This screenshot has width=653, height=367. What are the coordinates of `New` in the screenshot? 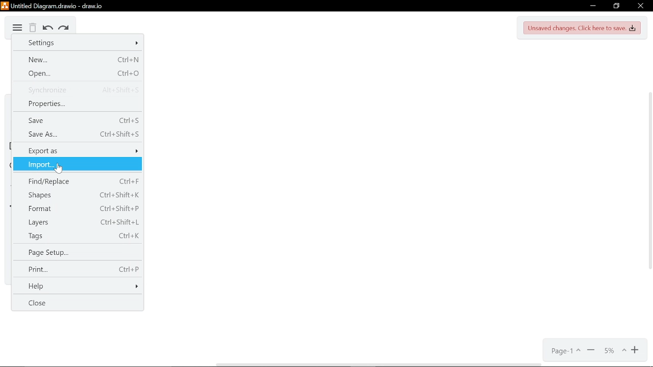 It's located at (77, 59).